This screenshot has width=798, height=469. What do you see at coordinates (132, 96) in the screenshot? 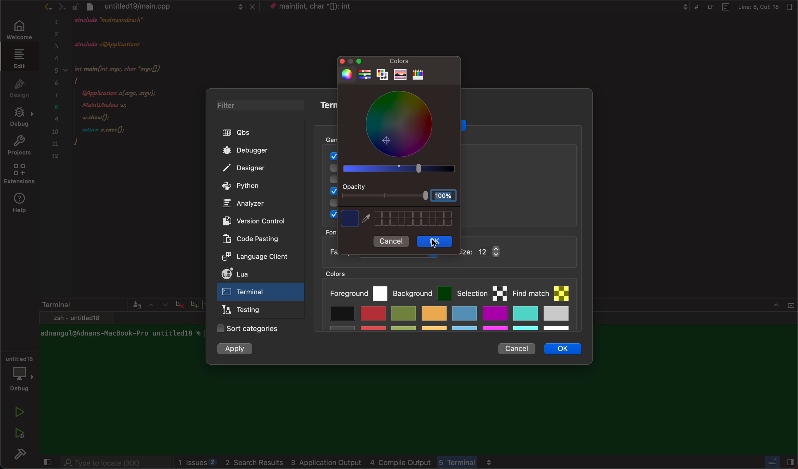
I see `code` at bounding box center [132, 96].